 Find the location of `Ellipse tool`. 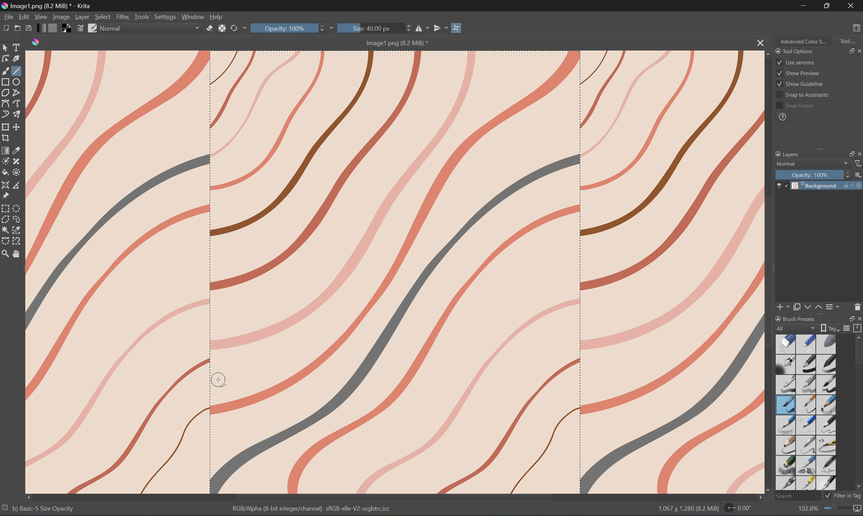

Ellipse tool is located at coordinates (18, 81).